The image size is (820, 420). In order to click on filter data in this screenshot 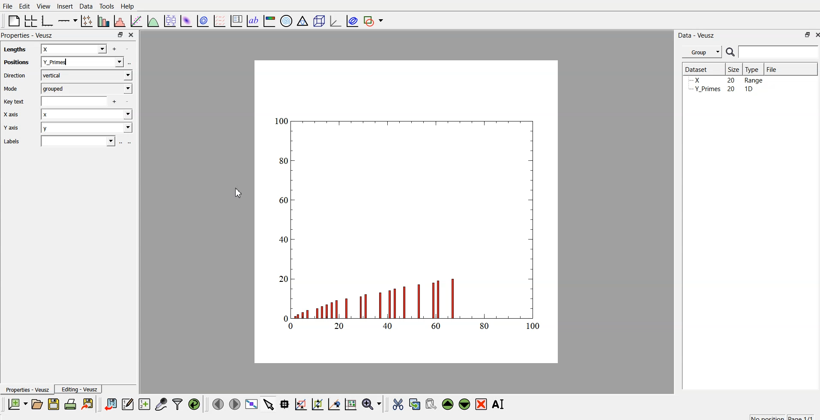, I will do `click(177, 403)`.